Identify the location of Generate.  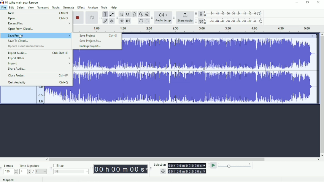
(69, 8).